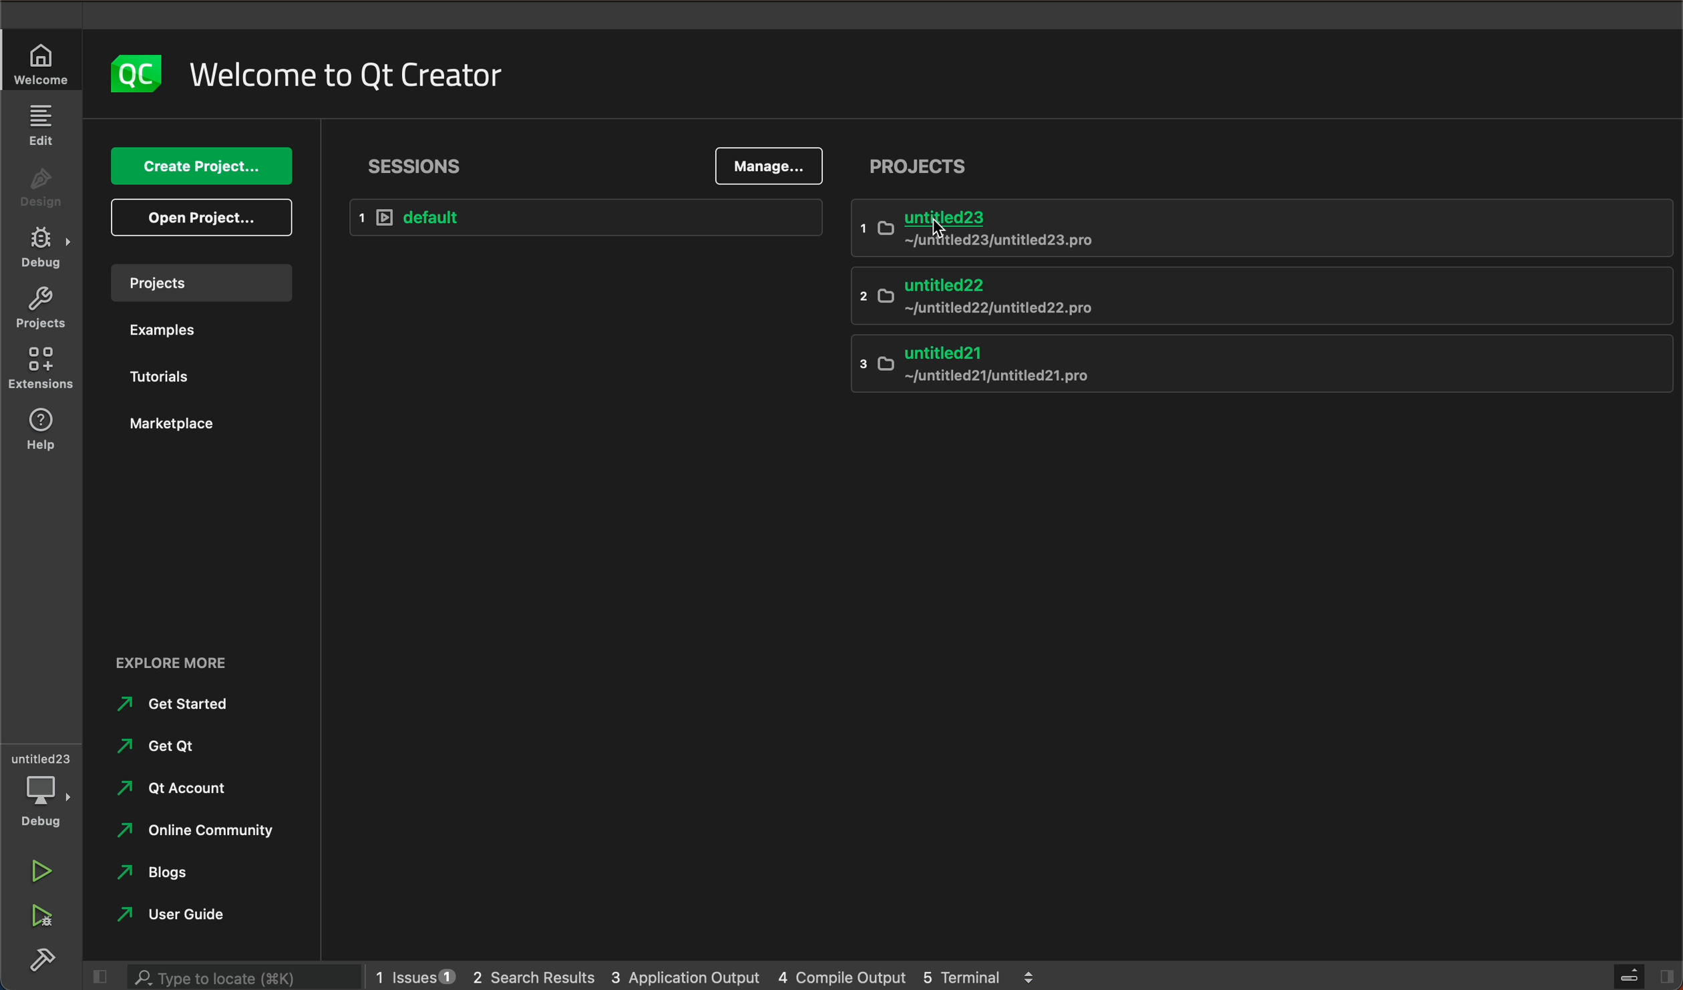  What do you see at coordinates (713, 976) in the screenshot?
I see `logs` at bounding box center [713, 976].